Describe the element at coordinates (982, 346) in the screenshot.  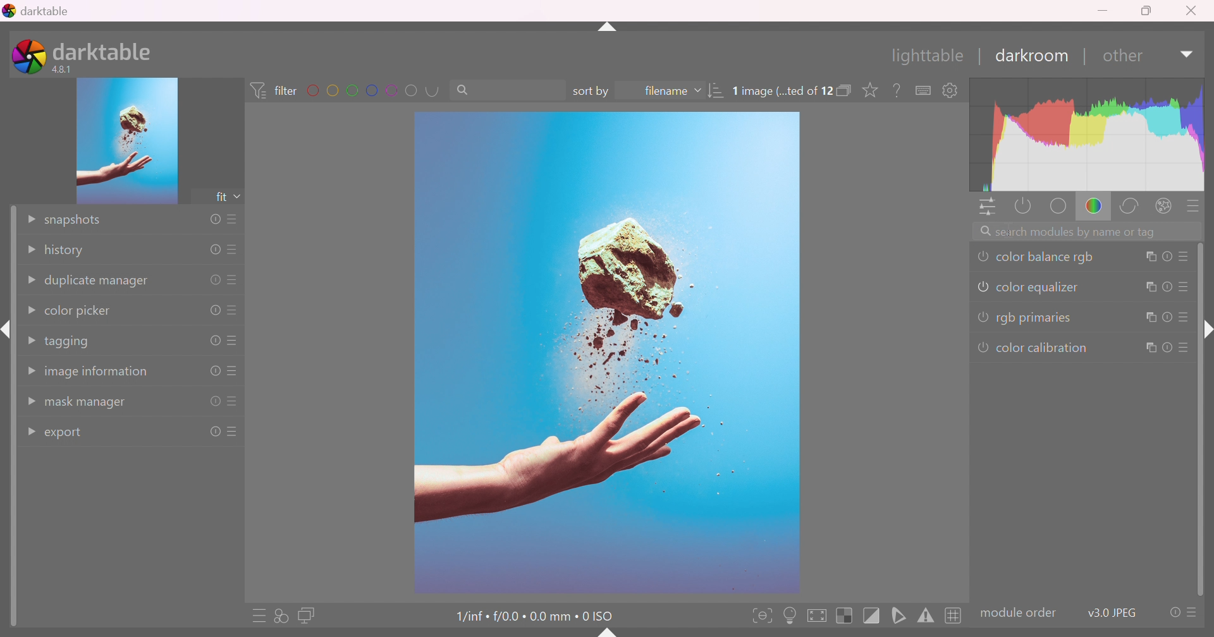
I see `'color caliberation' is switched off` at that location.